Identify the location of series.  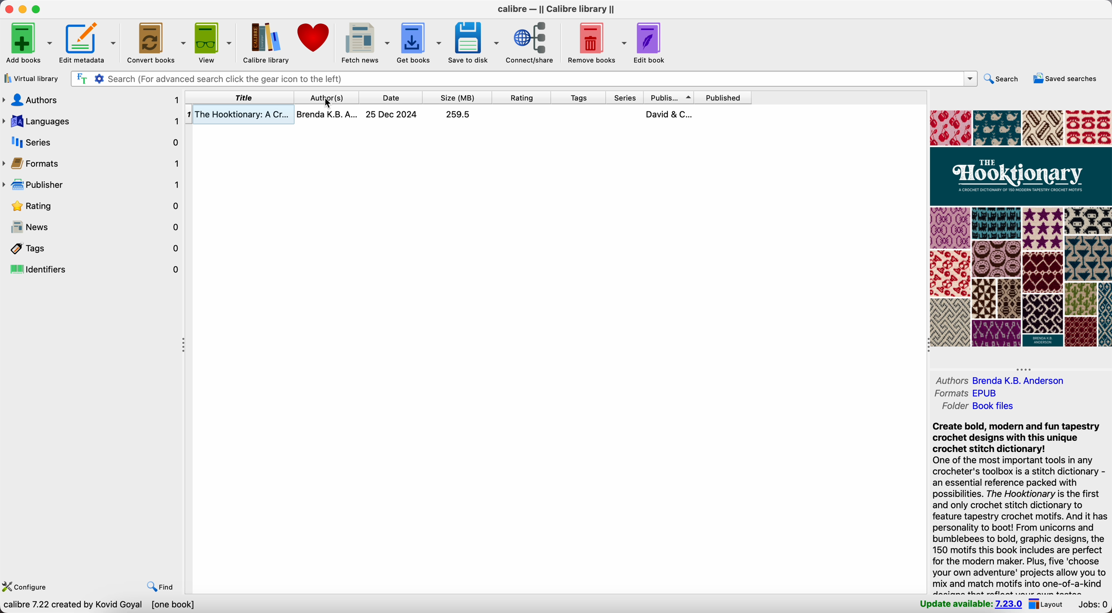
(625, 98).